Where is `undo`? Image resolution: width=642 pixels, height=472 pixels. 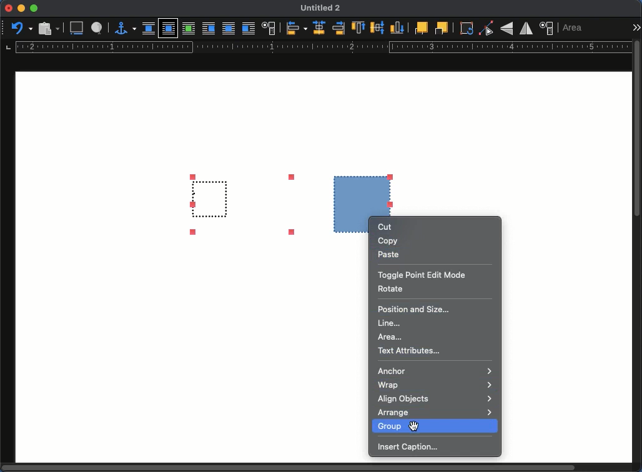
undo is located at coordinates (22, 28).